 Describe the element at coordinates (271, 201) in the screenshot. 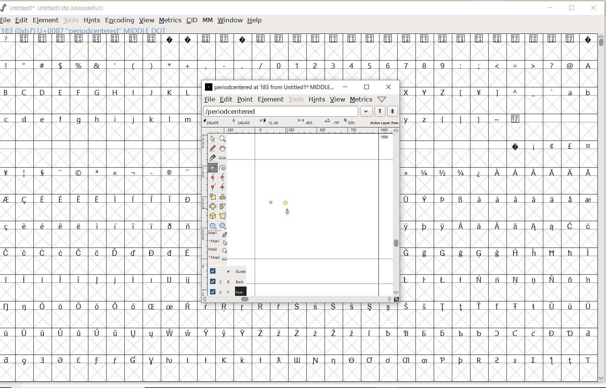

I see `dot` at that location.